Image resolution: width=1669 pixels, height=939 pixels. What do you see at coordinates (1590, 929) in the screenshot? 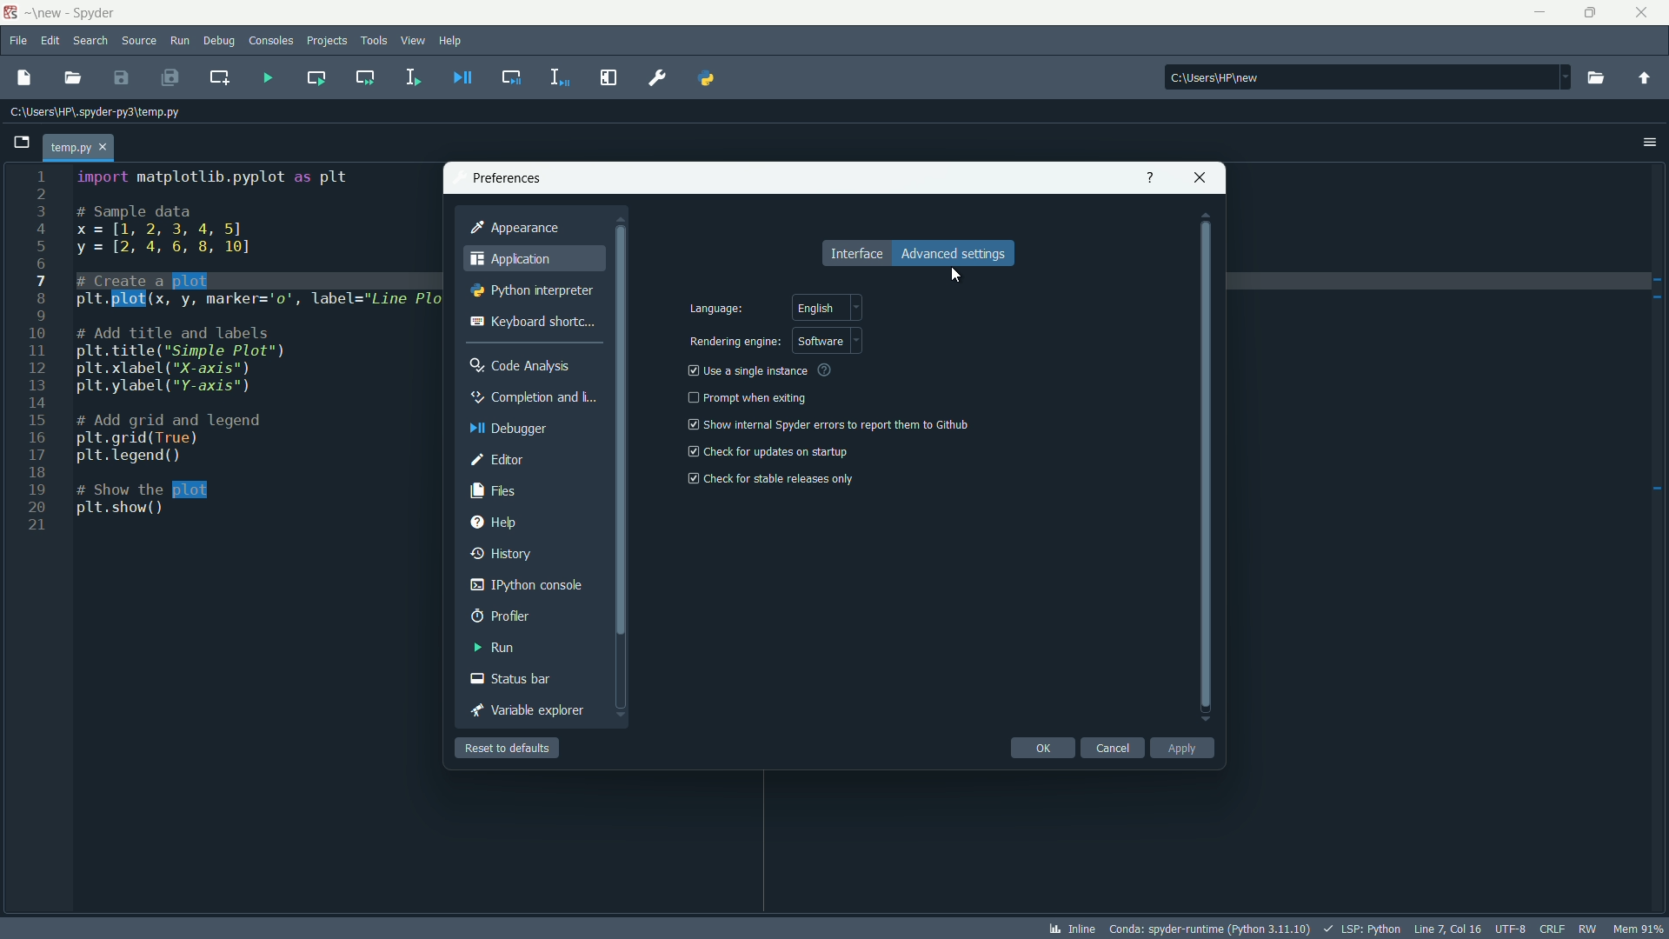
I see `rw` at bounding box center [1590, 929].